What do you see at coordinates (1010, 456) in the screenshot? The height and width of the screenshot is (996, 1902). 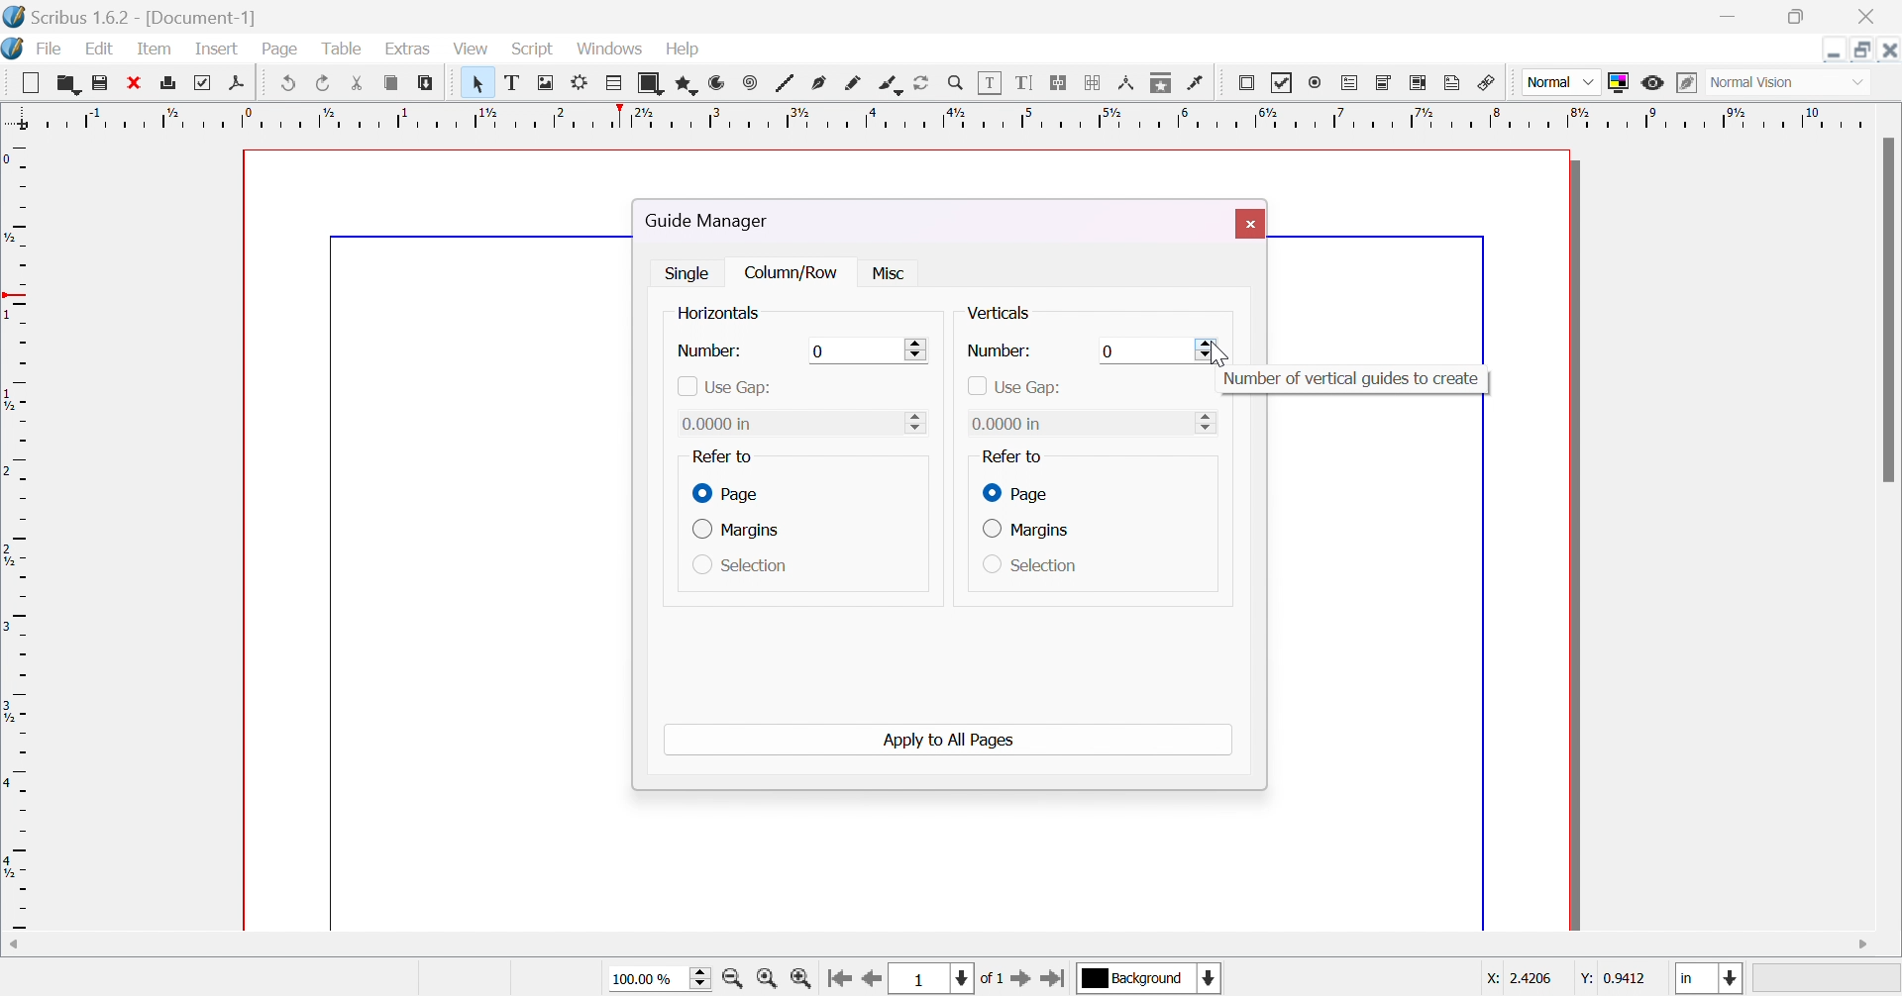 I see `refer to` at bounding box center [1010, 456].